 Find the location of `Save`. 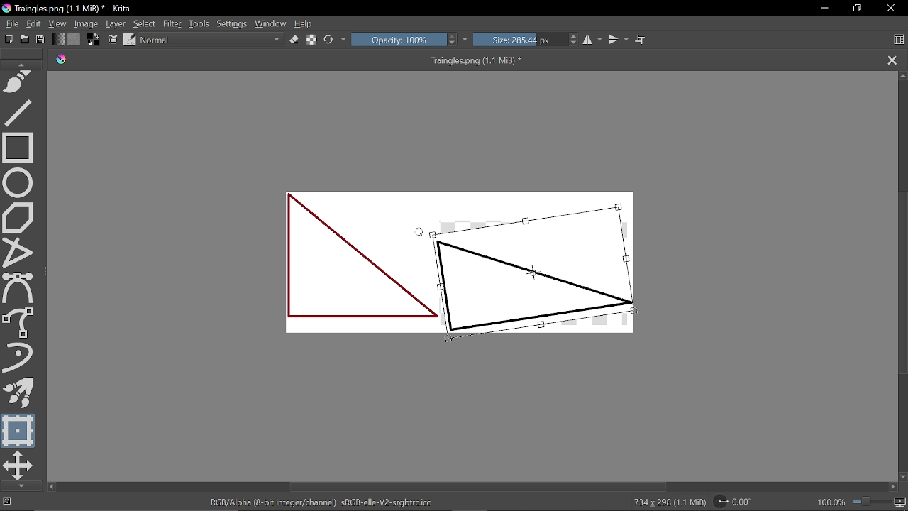

Save is located at coordinates (40, 40).